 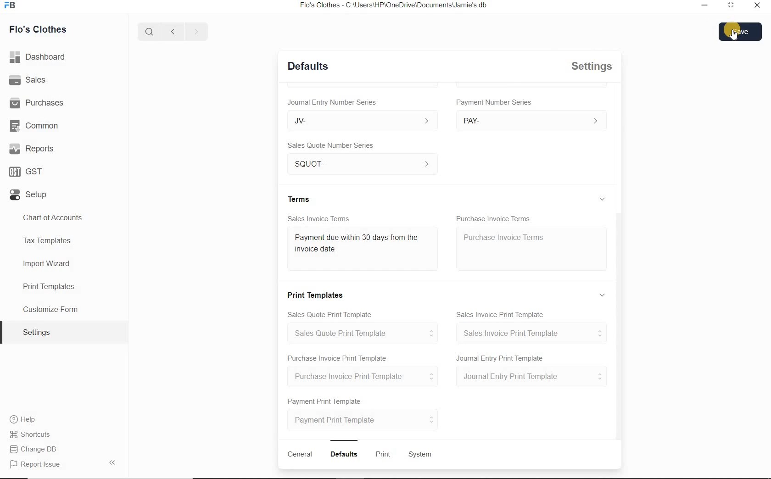 What do you see at coordinates (196, 30) in the screenshot?
I see `Forward` at bounding box center [196, 30].